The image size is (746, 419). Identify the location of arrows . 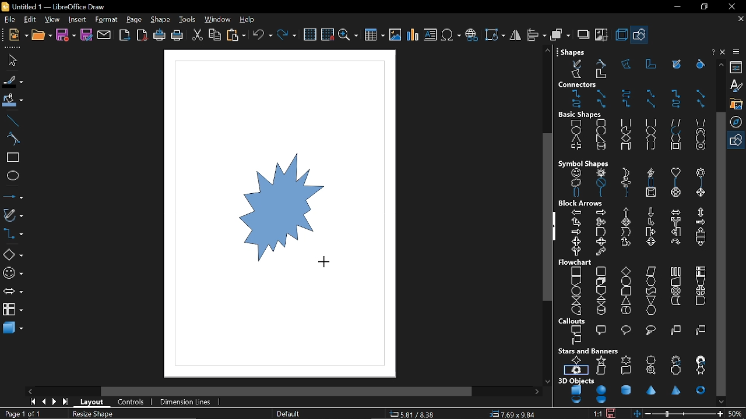
(12, 293).